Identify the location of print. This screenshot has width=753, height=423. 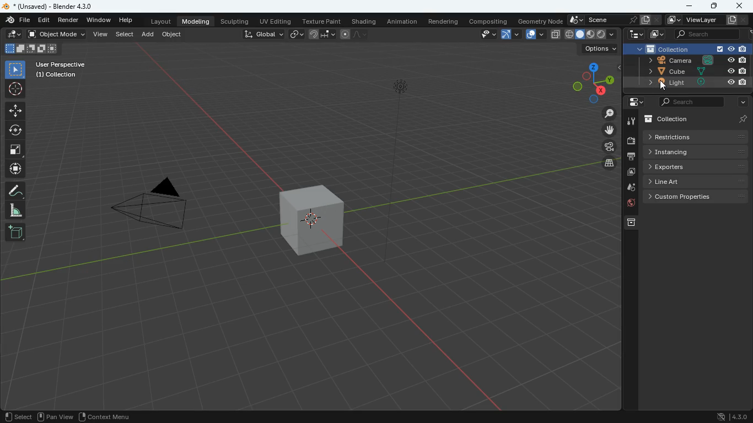
(632, 158).